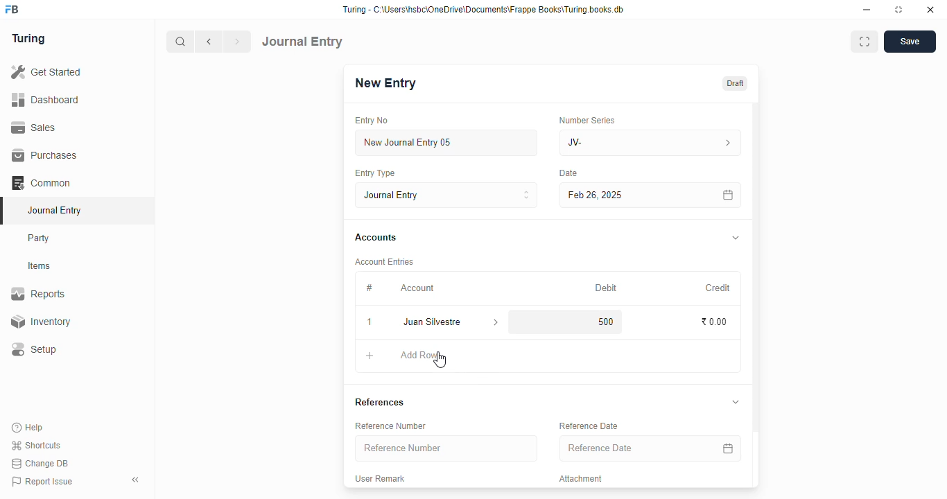  What do you see at coordinates (651, 143) in the screenshot?
I see `JV-` at bounding box center [651, 143].